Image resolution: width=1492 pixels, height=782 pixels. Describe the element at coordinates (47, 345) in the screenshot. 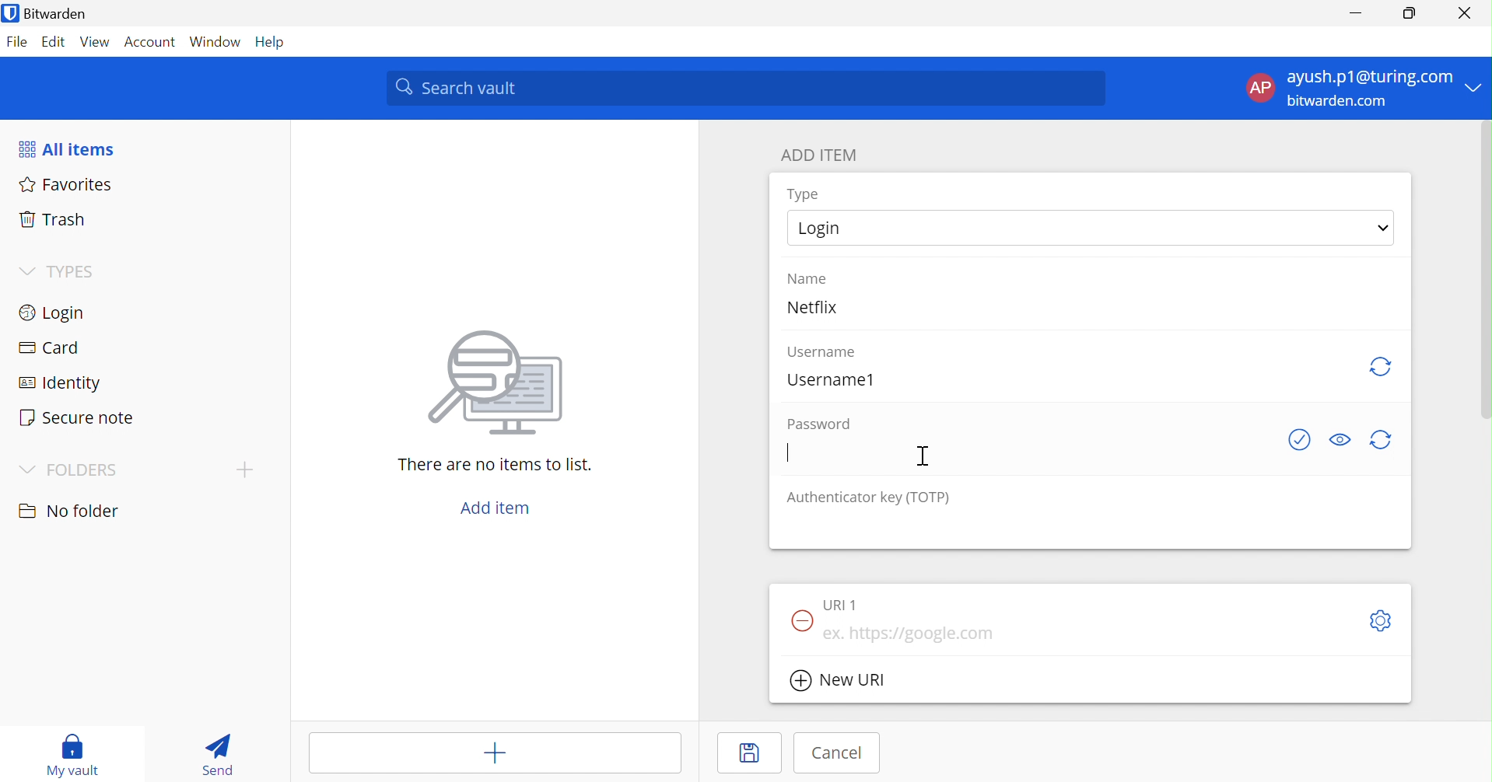

I see `Card` at that location.